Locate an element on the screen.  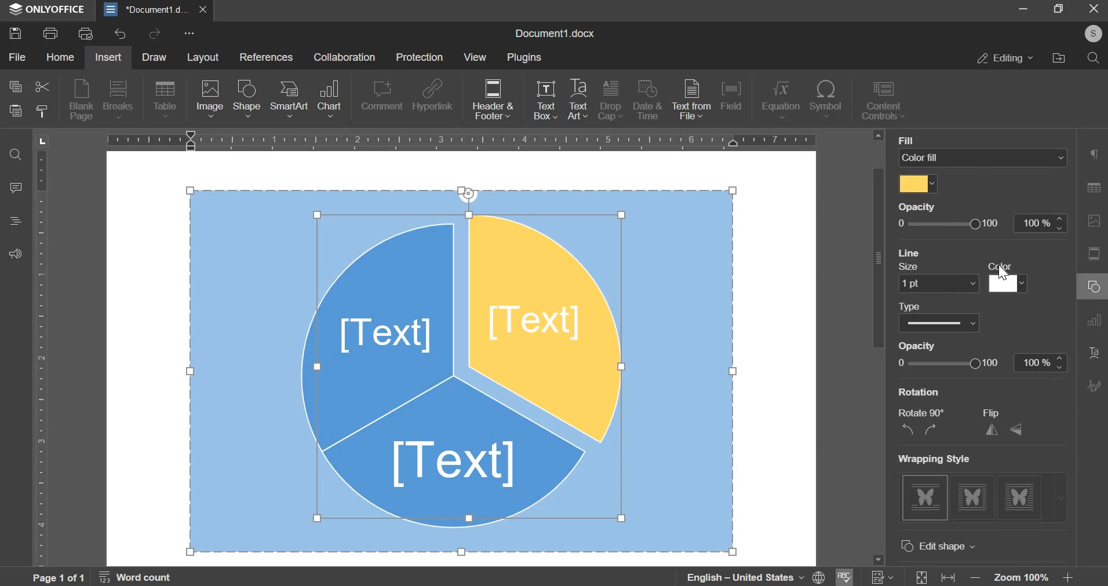
insert is located at coordinates (108, 58).